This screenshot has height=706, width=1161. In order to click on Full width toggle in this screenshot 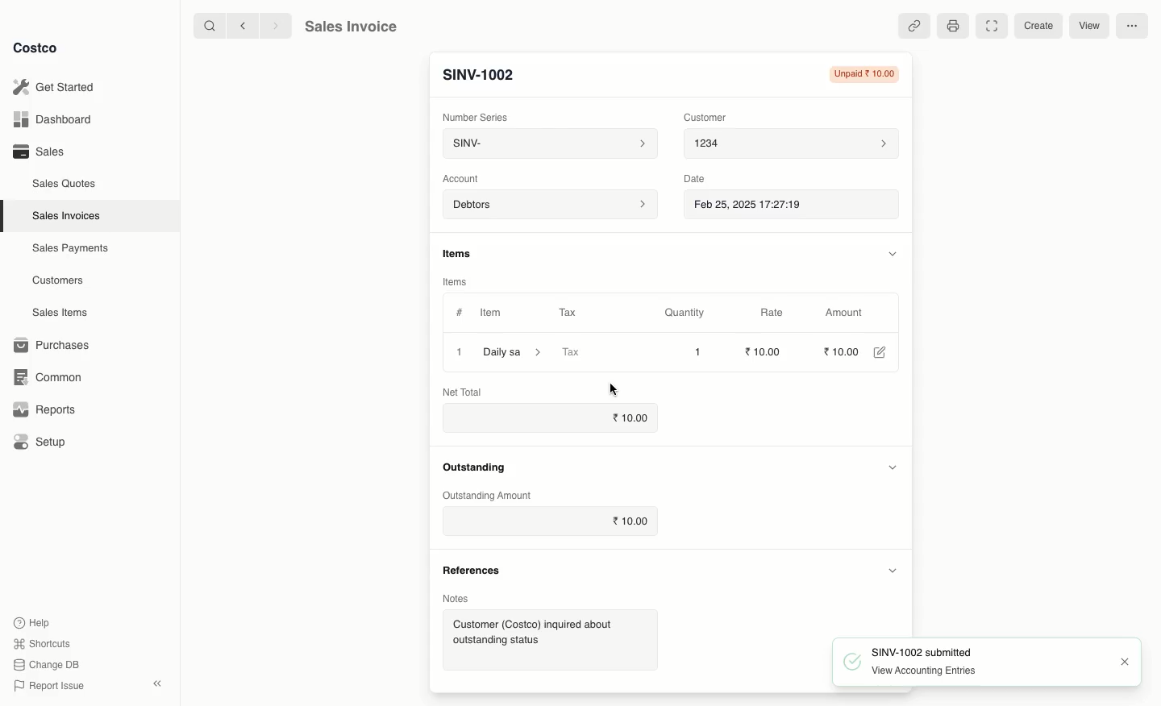, I will do `click(992, 26)`.